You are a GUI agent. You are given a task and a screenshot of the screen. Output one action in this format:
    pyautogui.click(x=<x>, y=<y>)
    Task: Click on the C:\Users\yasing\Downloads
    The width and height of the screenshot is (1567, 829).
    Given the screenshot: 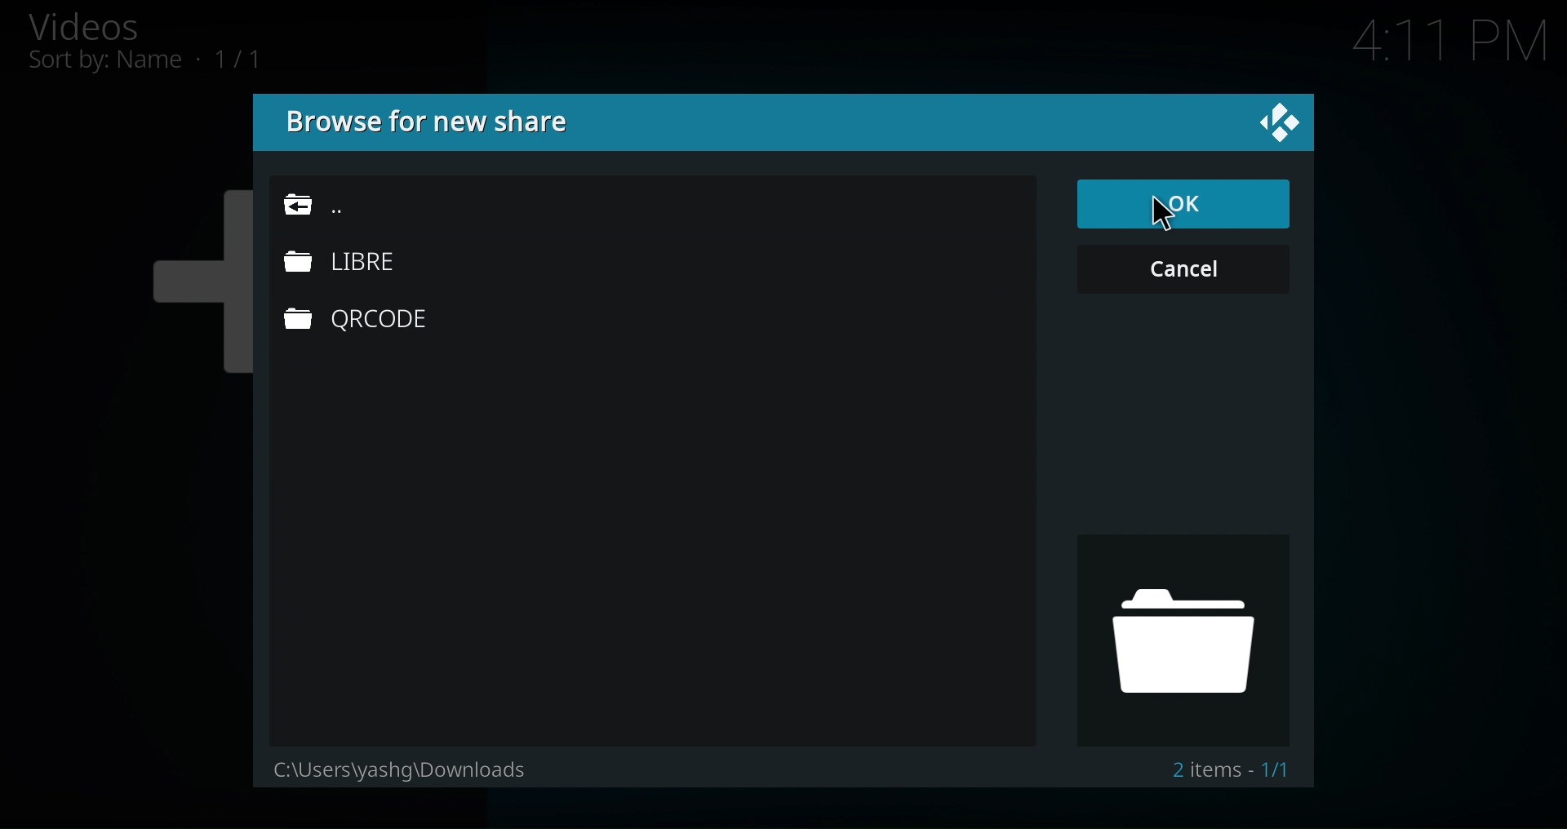 What is the action you would take?
    pyautogui.click(x=397, y=768)
    